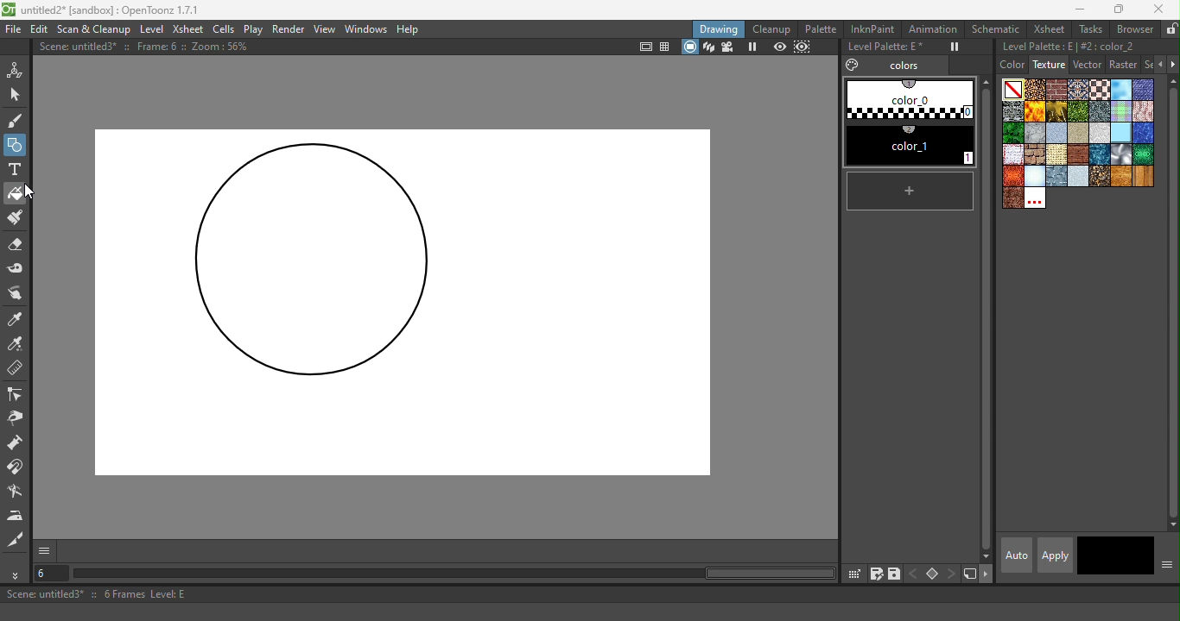  Describe the element at coordinates (145, 47) in the screenshot. I see `Scene: untitled3* :: Frame: 6 :: Zoom: 56%` at that location.